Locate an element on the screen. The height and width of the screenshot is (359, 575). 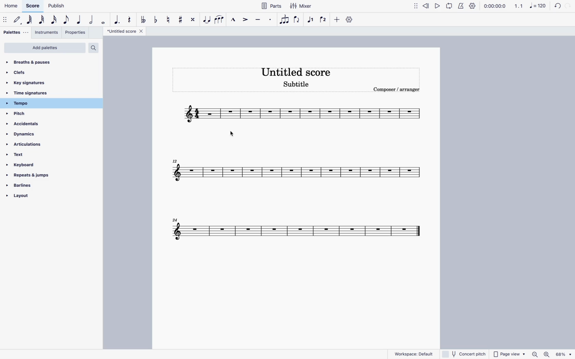
back is located at coordinates (557, 7).